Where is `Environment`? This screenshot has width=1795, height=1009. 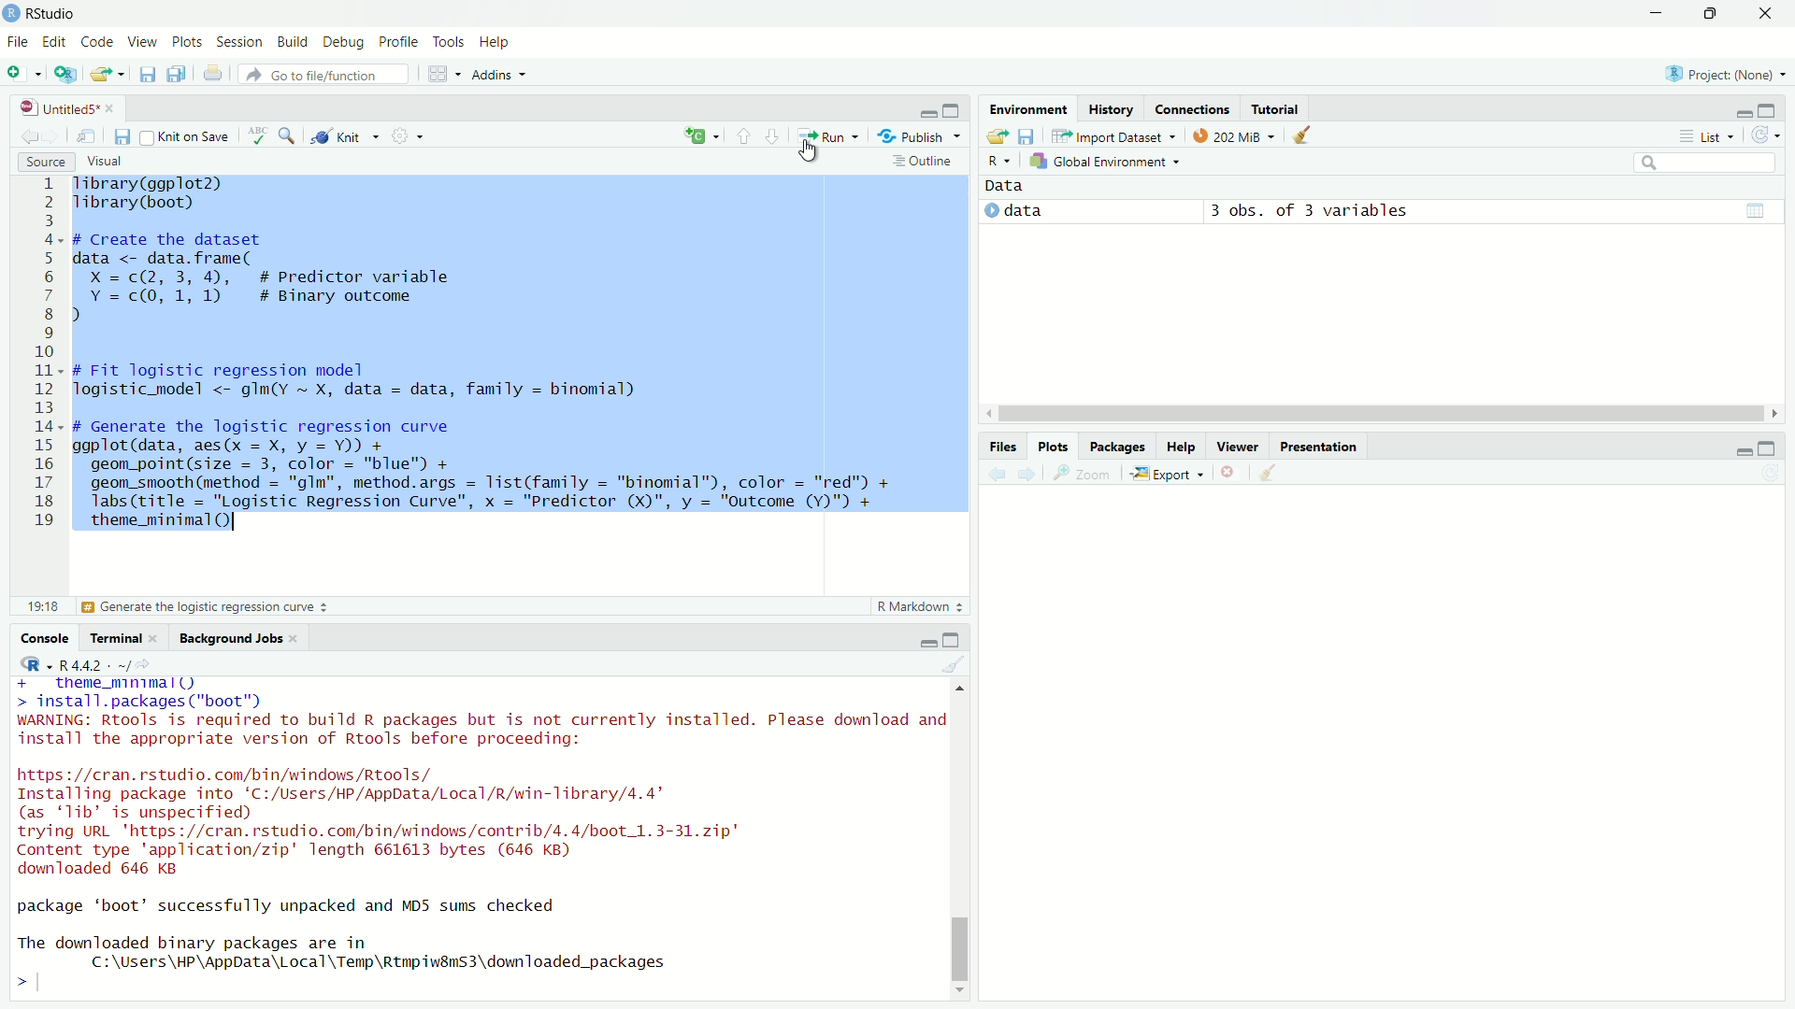 Environment is located at coordinates (1028, 107).